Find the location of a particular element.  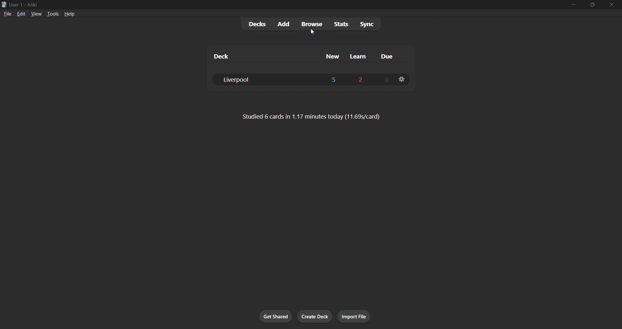

cursor is located at coordinates (313, 32).